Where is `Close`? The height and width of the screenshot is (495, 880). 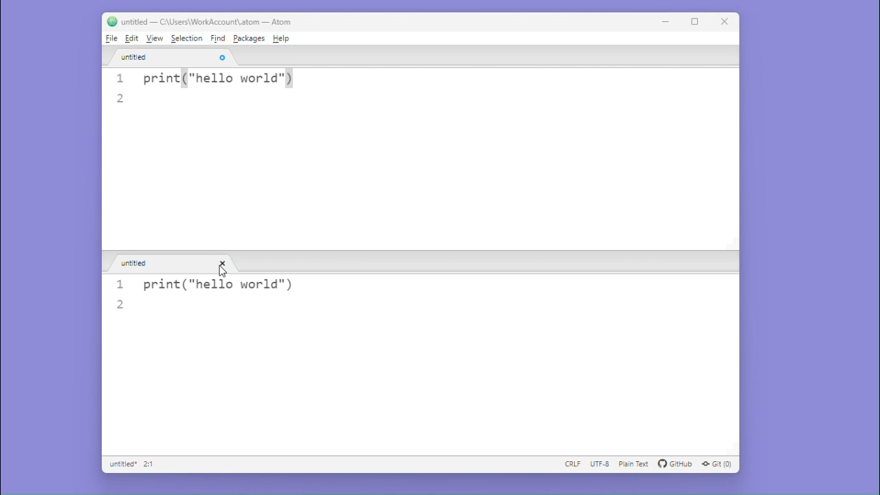 Close is located at coordinates (725, 21).